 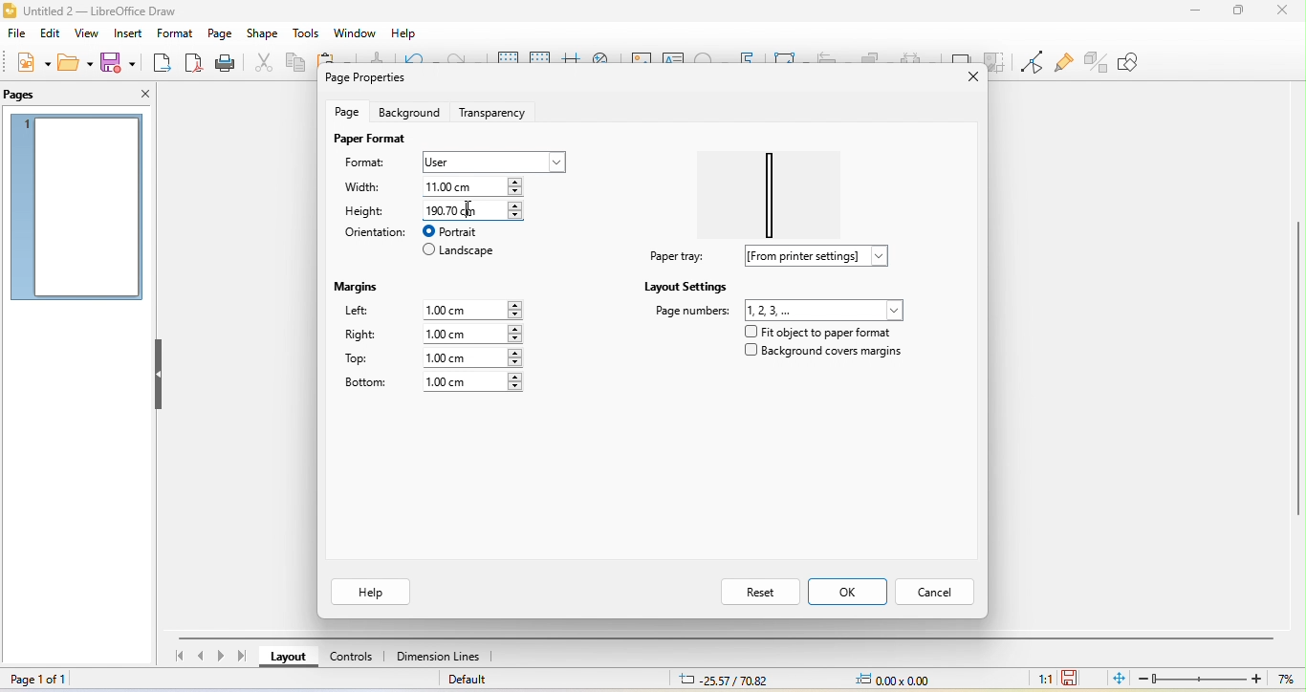 I want to click on from printer settings, so click(x=824, y=256).